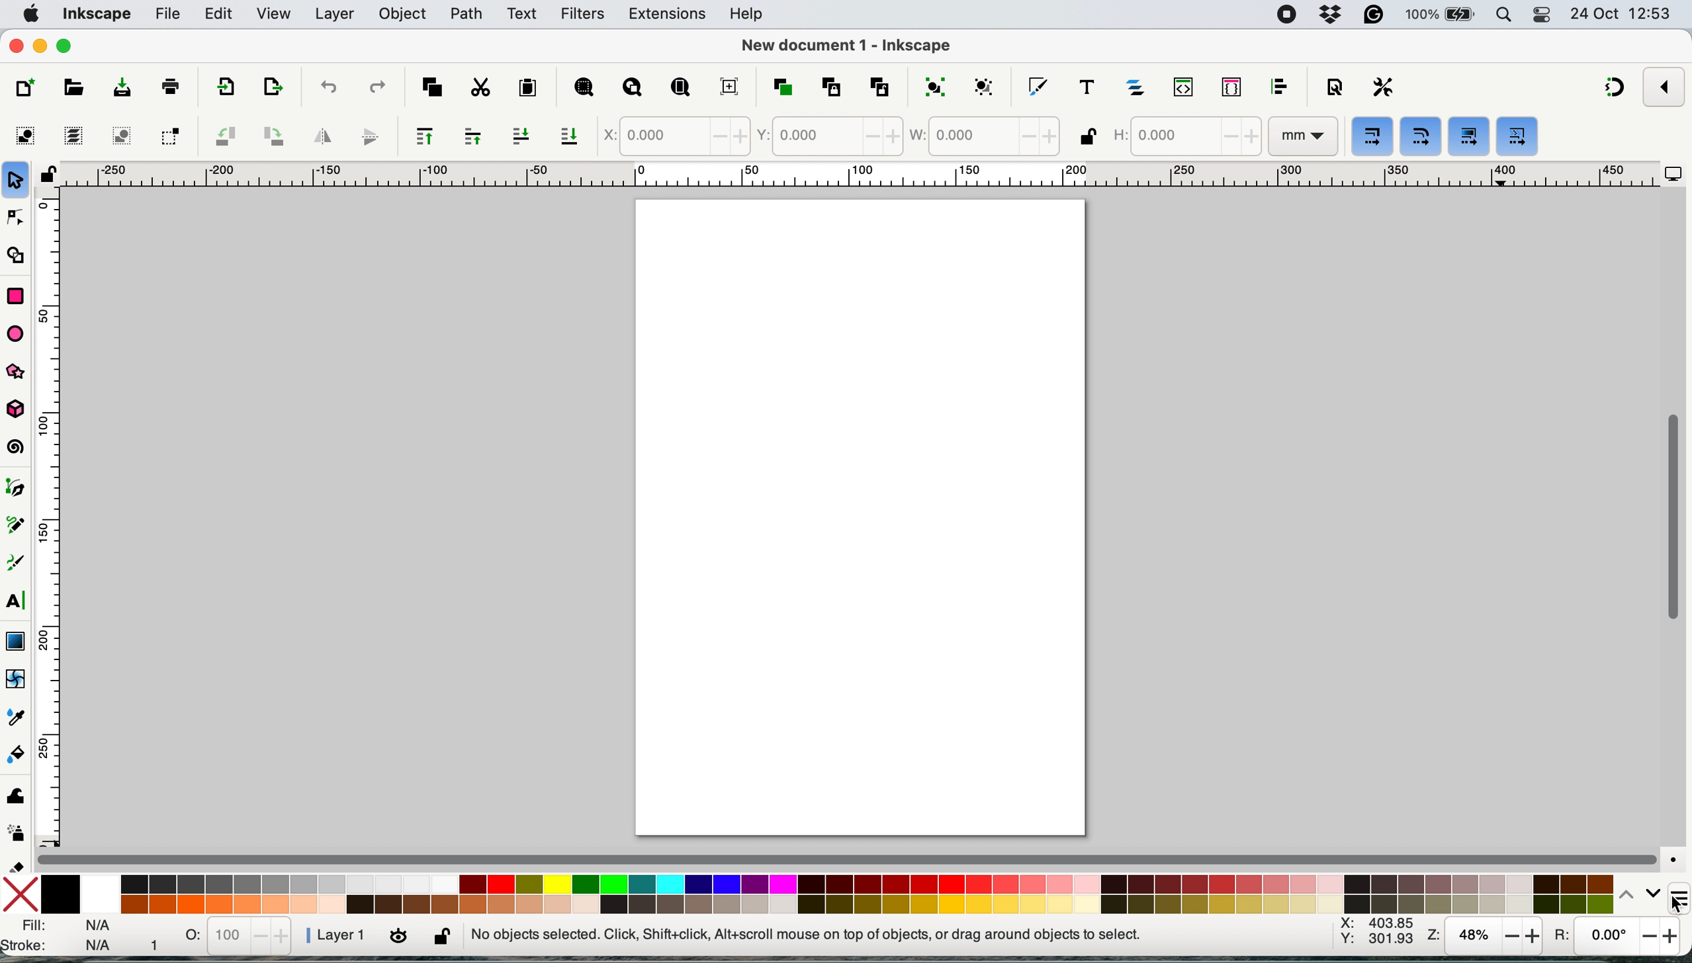 The image size is (1692, 963). Describe the element at coordinates (228, 89) in the screenshot. I see `export` at that location.